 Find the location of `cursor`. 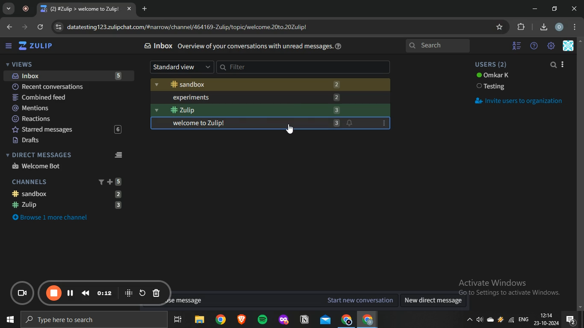

cursor is located at coordinates (289, 128).